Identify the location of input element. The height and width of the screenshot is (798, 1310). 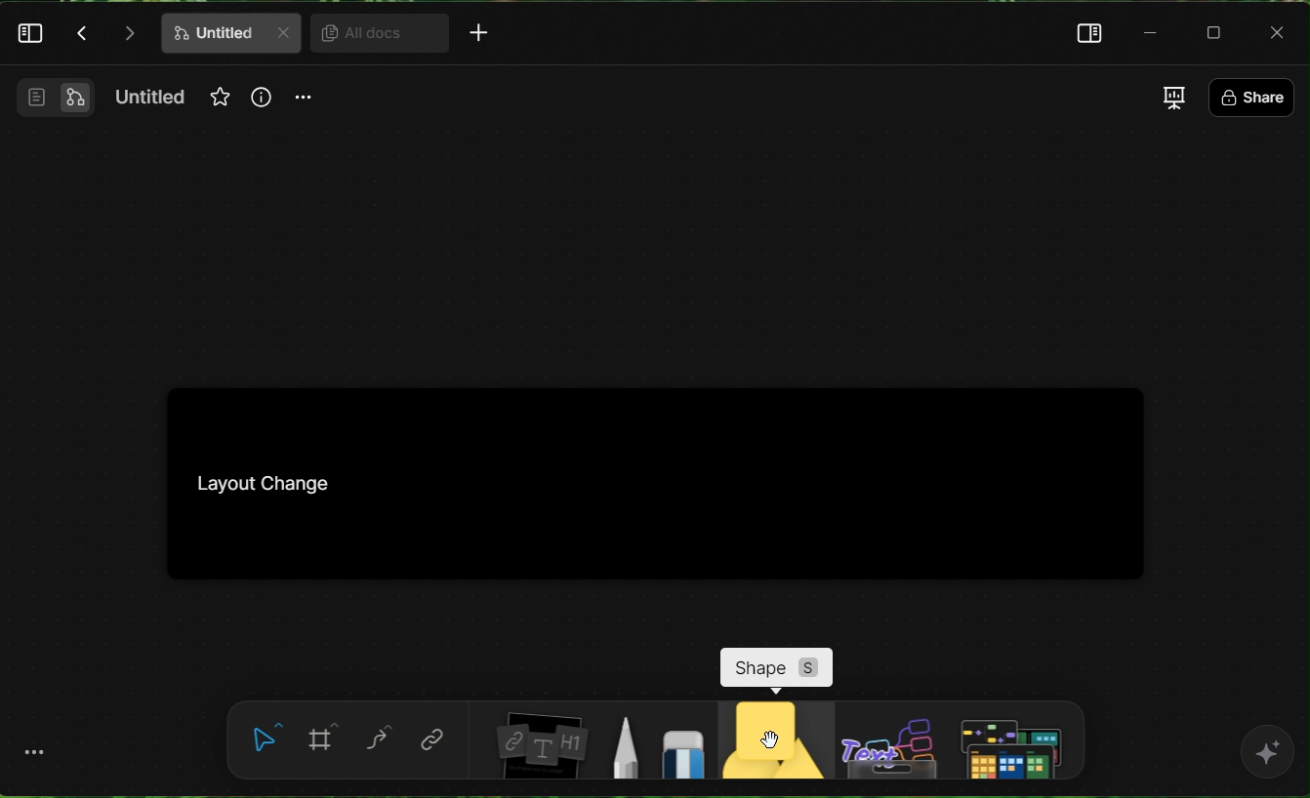
(1017, 741).